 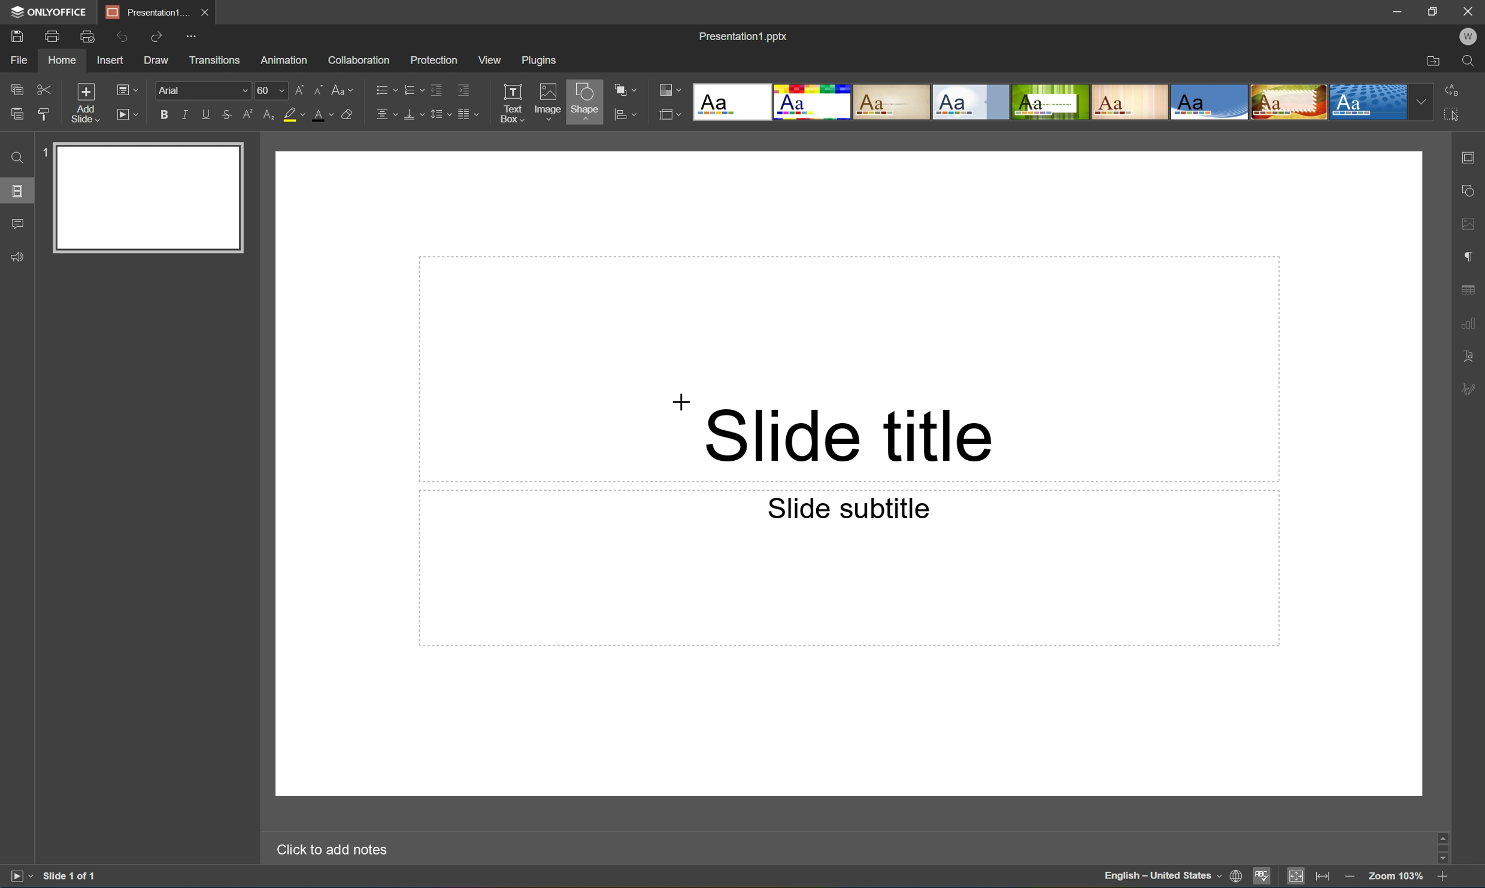 What do you see at coordinates (50, 13) in the screenshot?
I see `ONLYOFFICE` at bounding box center [50, 13].